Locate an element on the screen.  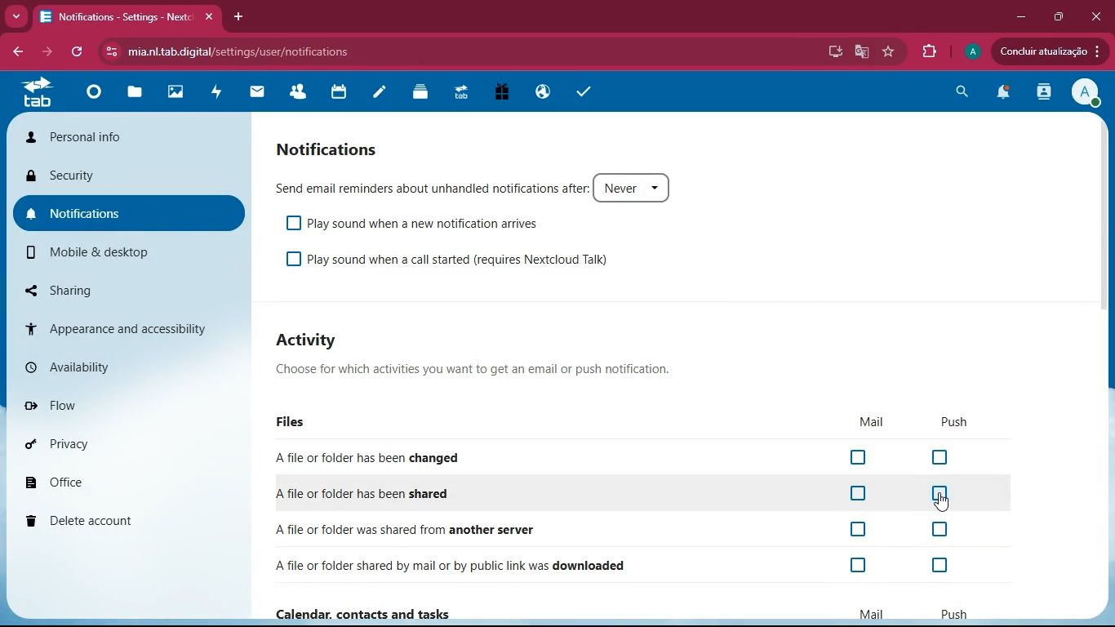
update is located at coordinates (1046, 51).